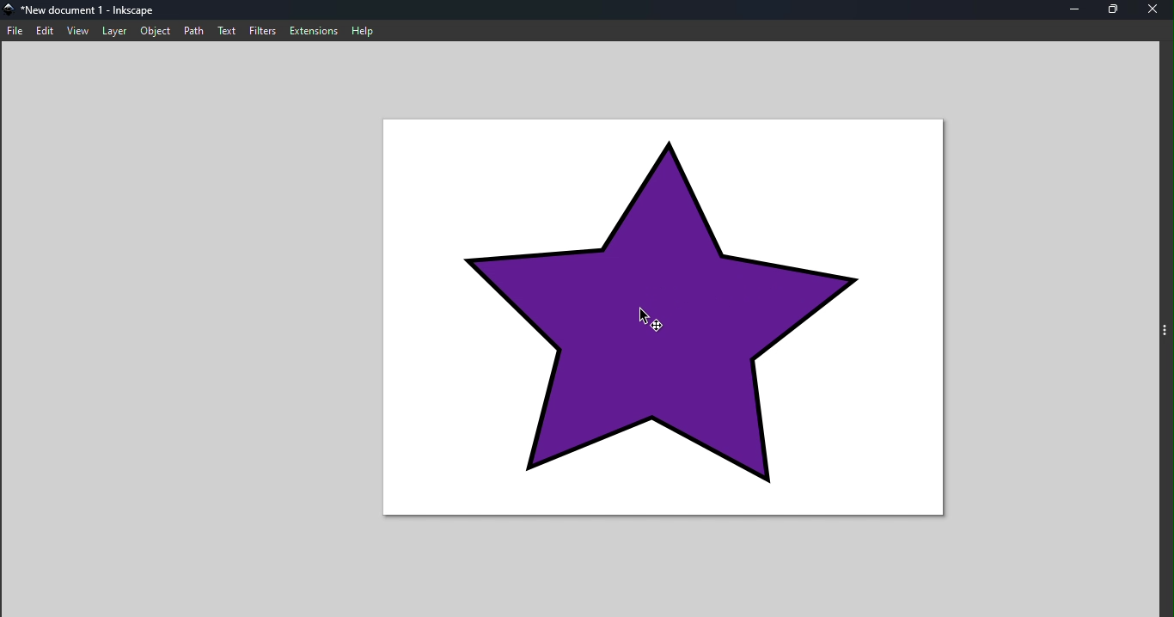 The width and height of the screenshot is (1174, 617). I want to click on Maximize, so click(1117, 12).